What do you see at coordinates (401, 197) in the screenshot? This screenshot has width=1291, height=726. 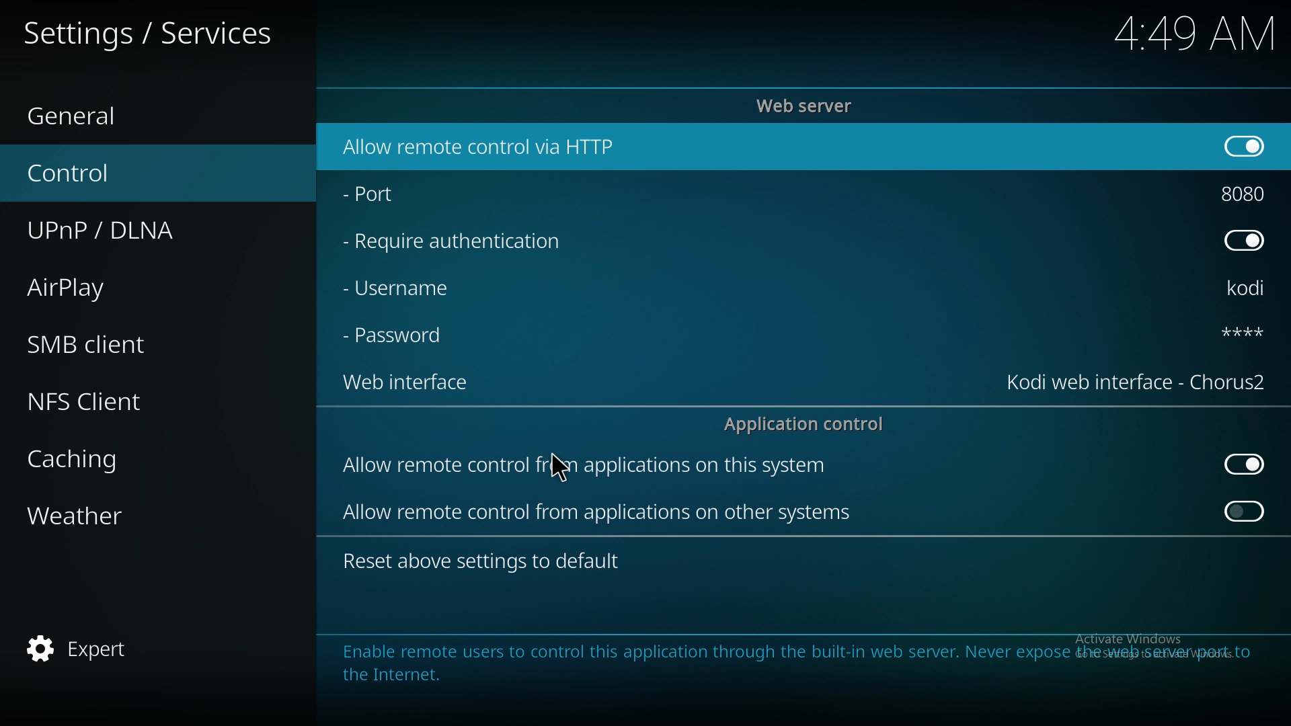 I see `port` at bounding box center [401, 197].